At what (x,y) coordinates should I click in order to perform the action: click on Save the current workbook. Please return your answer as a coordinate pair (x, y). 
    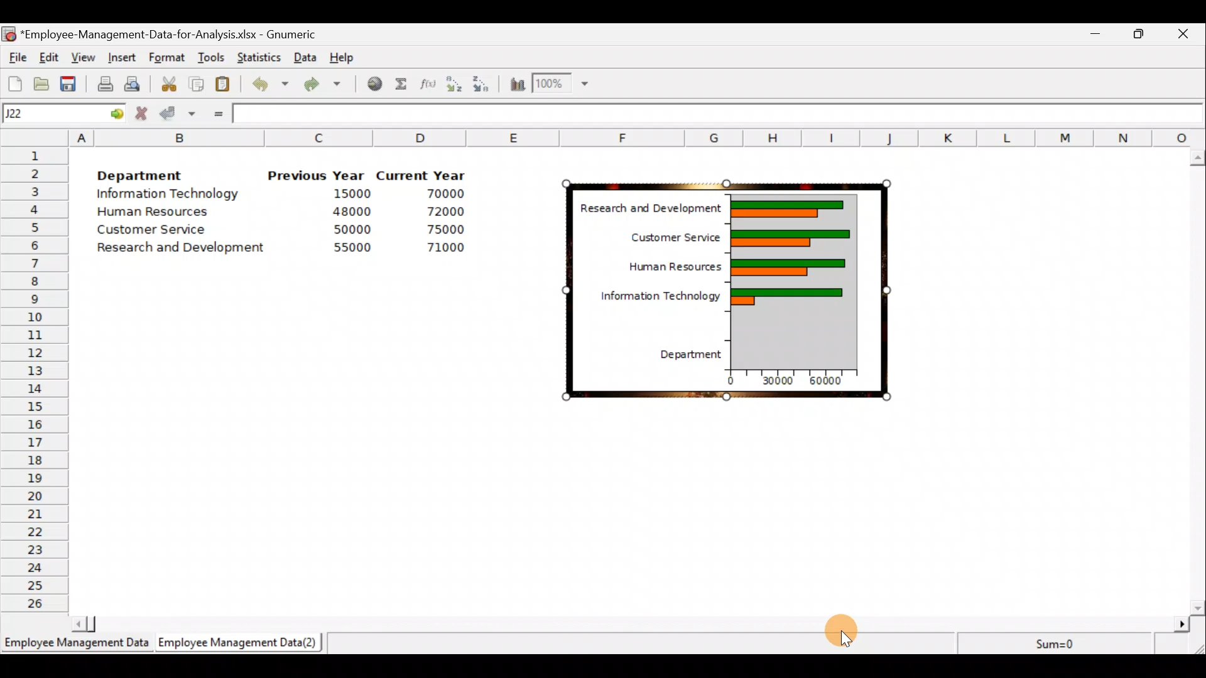
    Looking at the image, I should click on (69, 82).